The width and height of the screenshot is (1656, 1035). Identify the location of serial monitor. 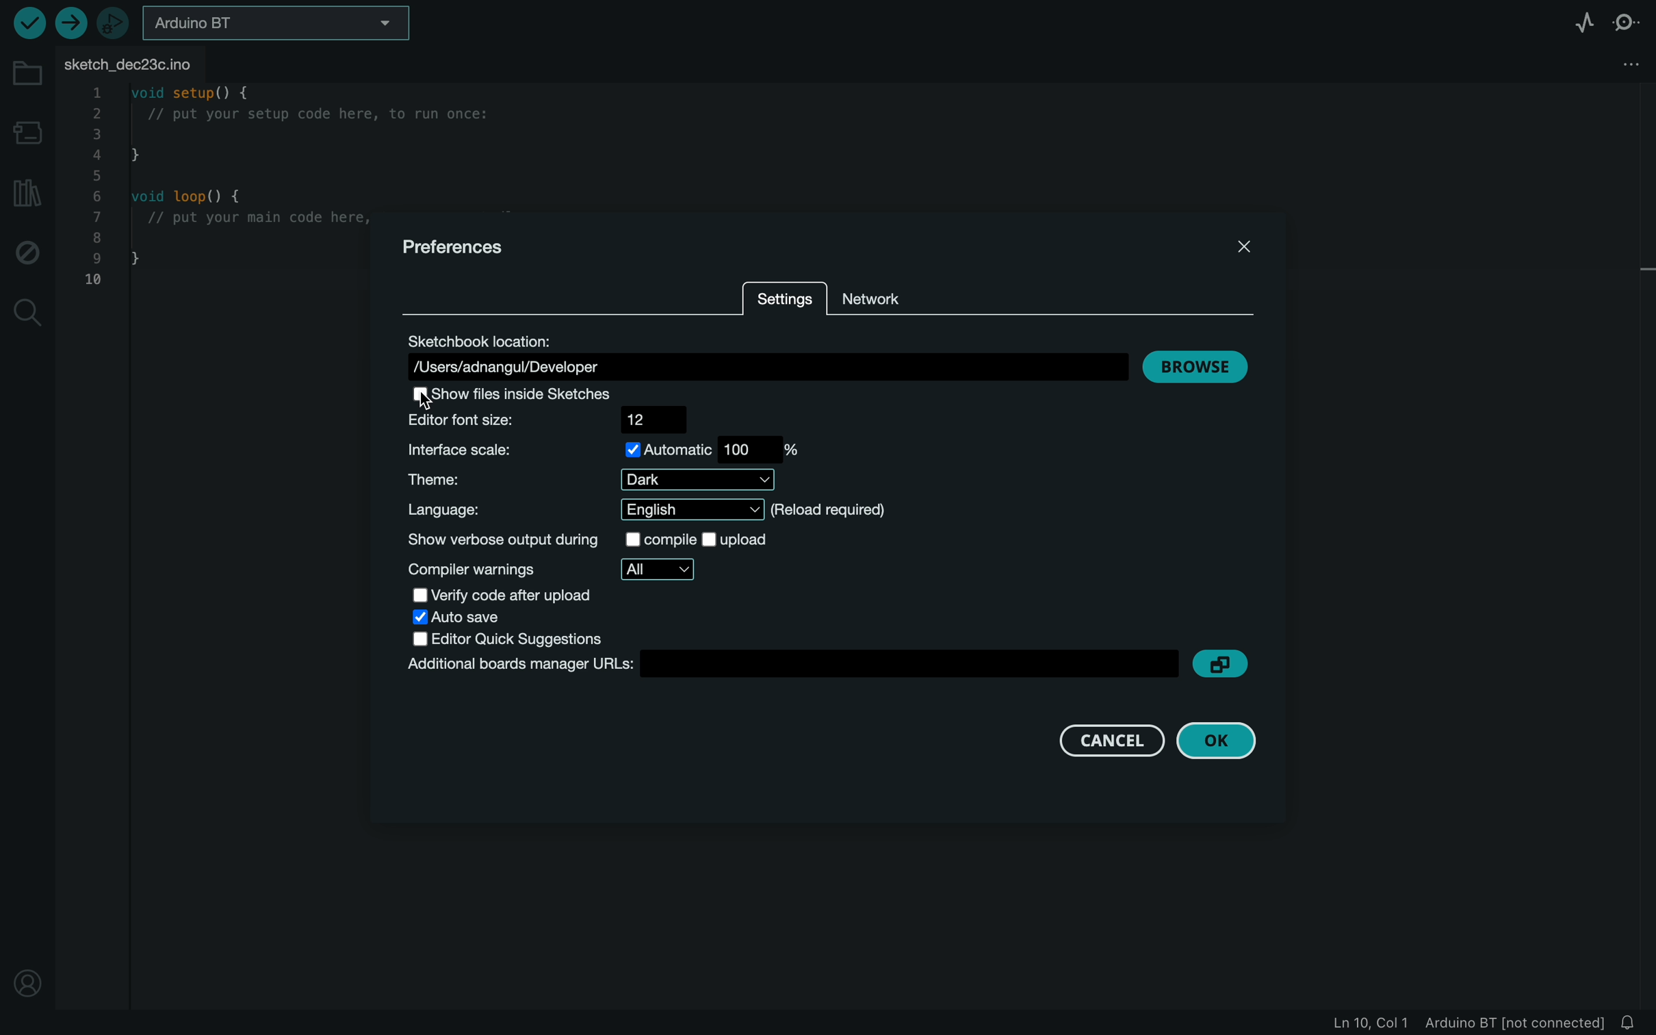
(1633, 20).